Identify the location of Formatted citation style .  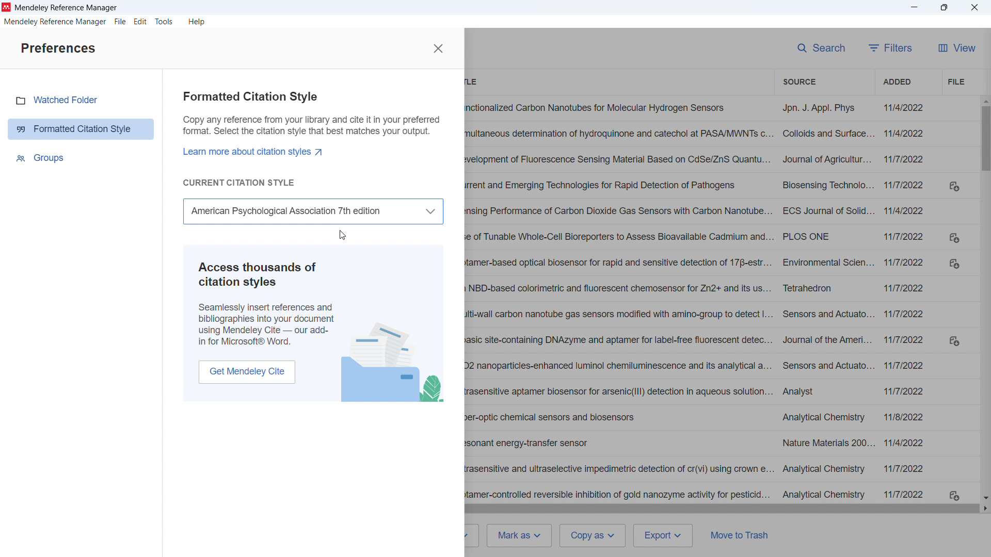
(312, 116).